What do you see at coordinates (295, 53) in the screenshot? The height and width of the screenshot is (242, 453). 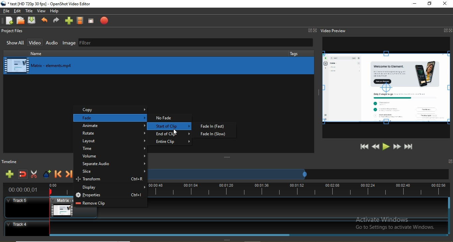 I see `tags` at bounding box center [295, 53].